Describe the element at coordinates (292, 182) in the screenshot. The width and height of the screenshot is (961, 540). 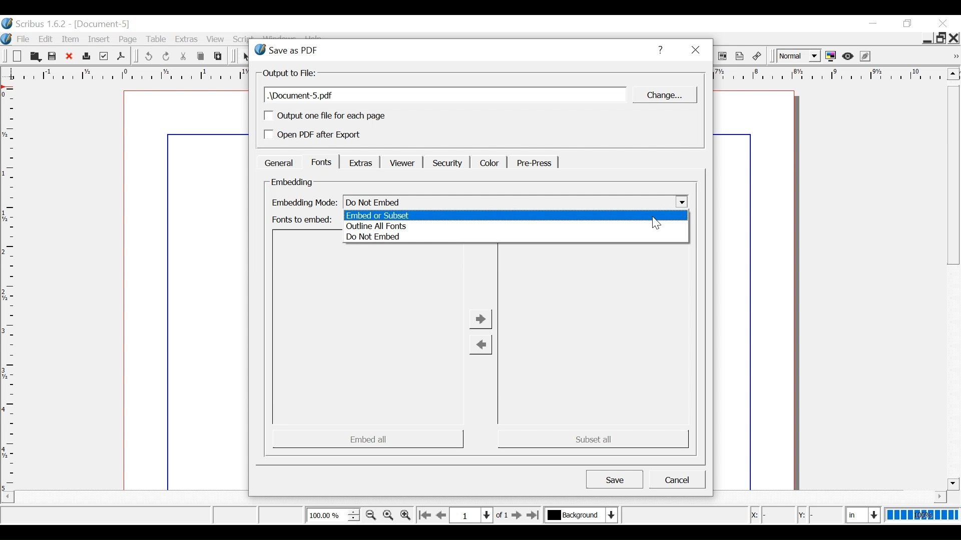
I see `Embedding` at that location.